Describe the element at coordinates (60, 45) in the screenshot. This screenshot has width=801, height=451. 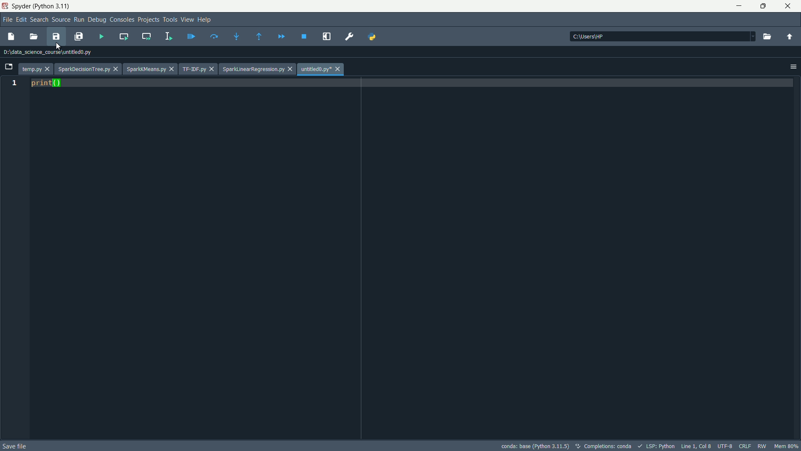
I see `Cursor` at that location.